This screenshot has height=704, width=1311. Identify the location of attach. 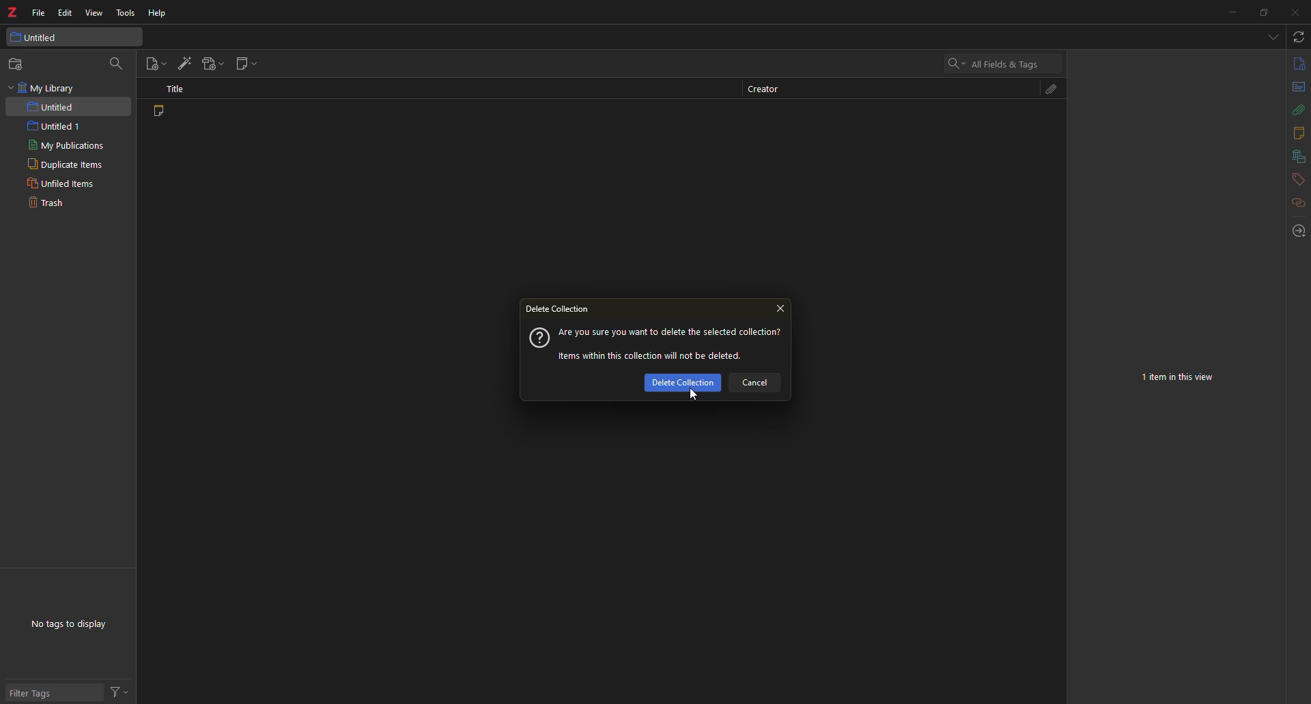
(1054, 91).